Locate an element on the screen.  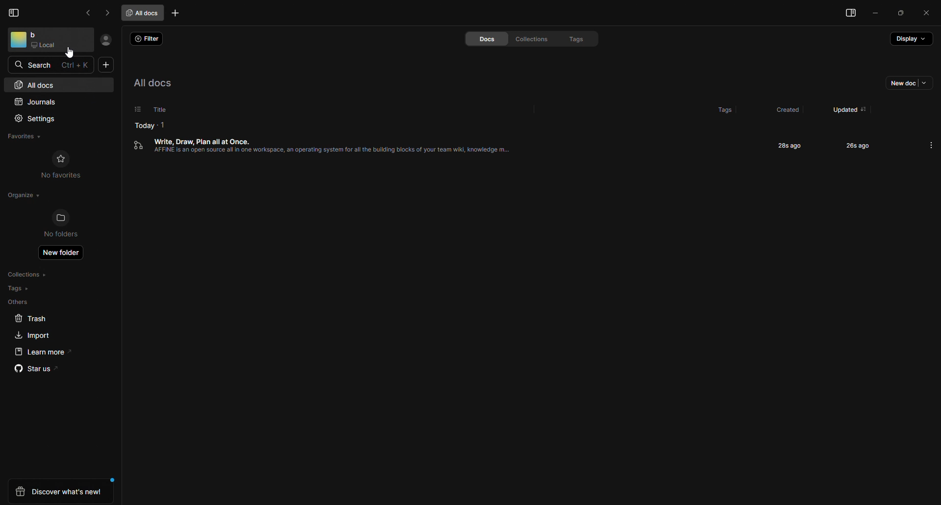
import is located at coordinates (30, 335).